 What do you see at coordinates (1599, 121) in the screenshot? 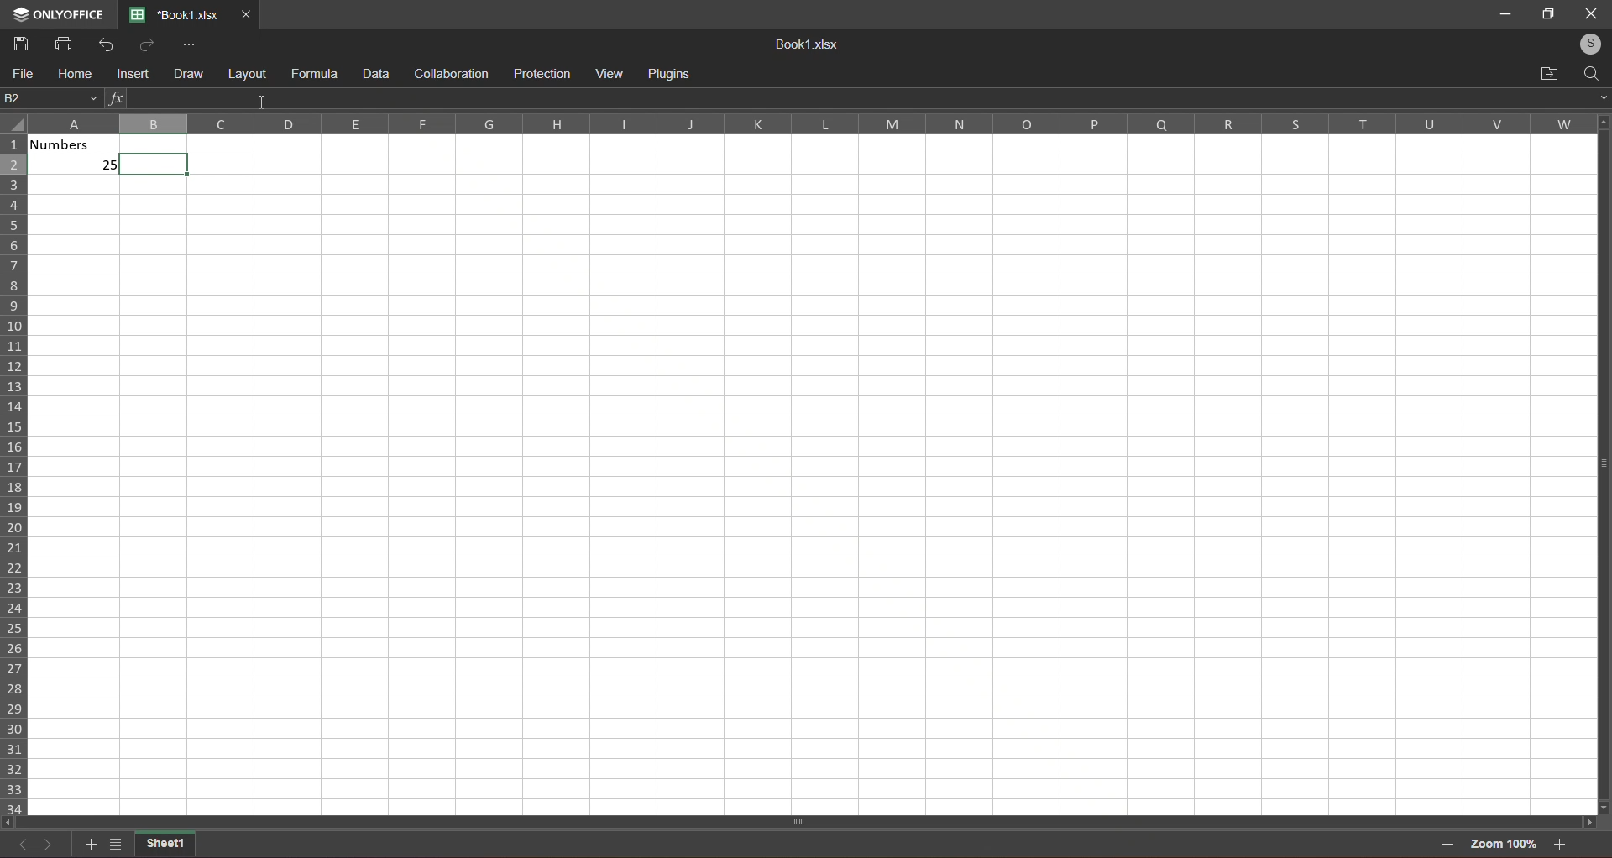
I see `scroll up` at bounding box center [1599, 121].